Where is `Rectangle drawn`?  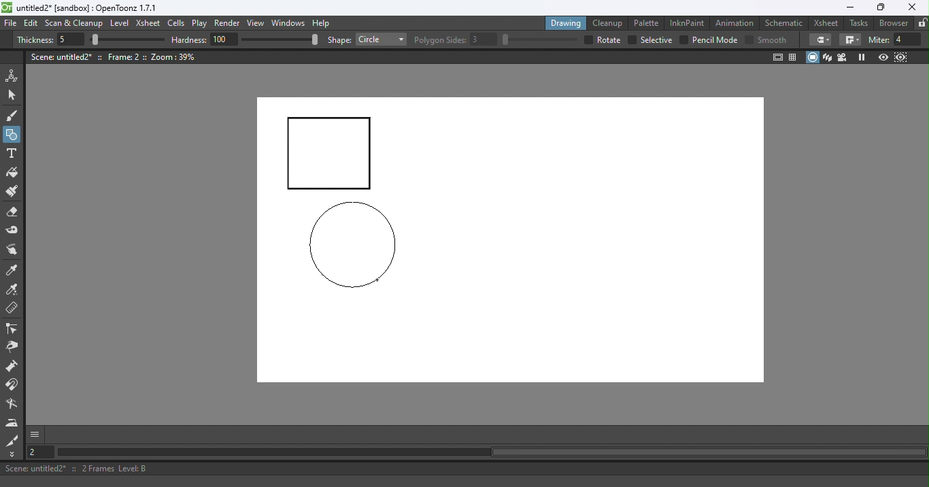
Rectangle drawn is located at coordinates (330, 154).